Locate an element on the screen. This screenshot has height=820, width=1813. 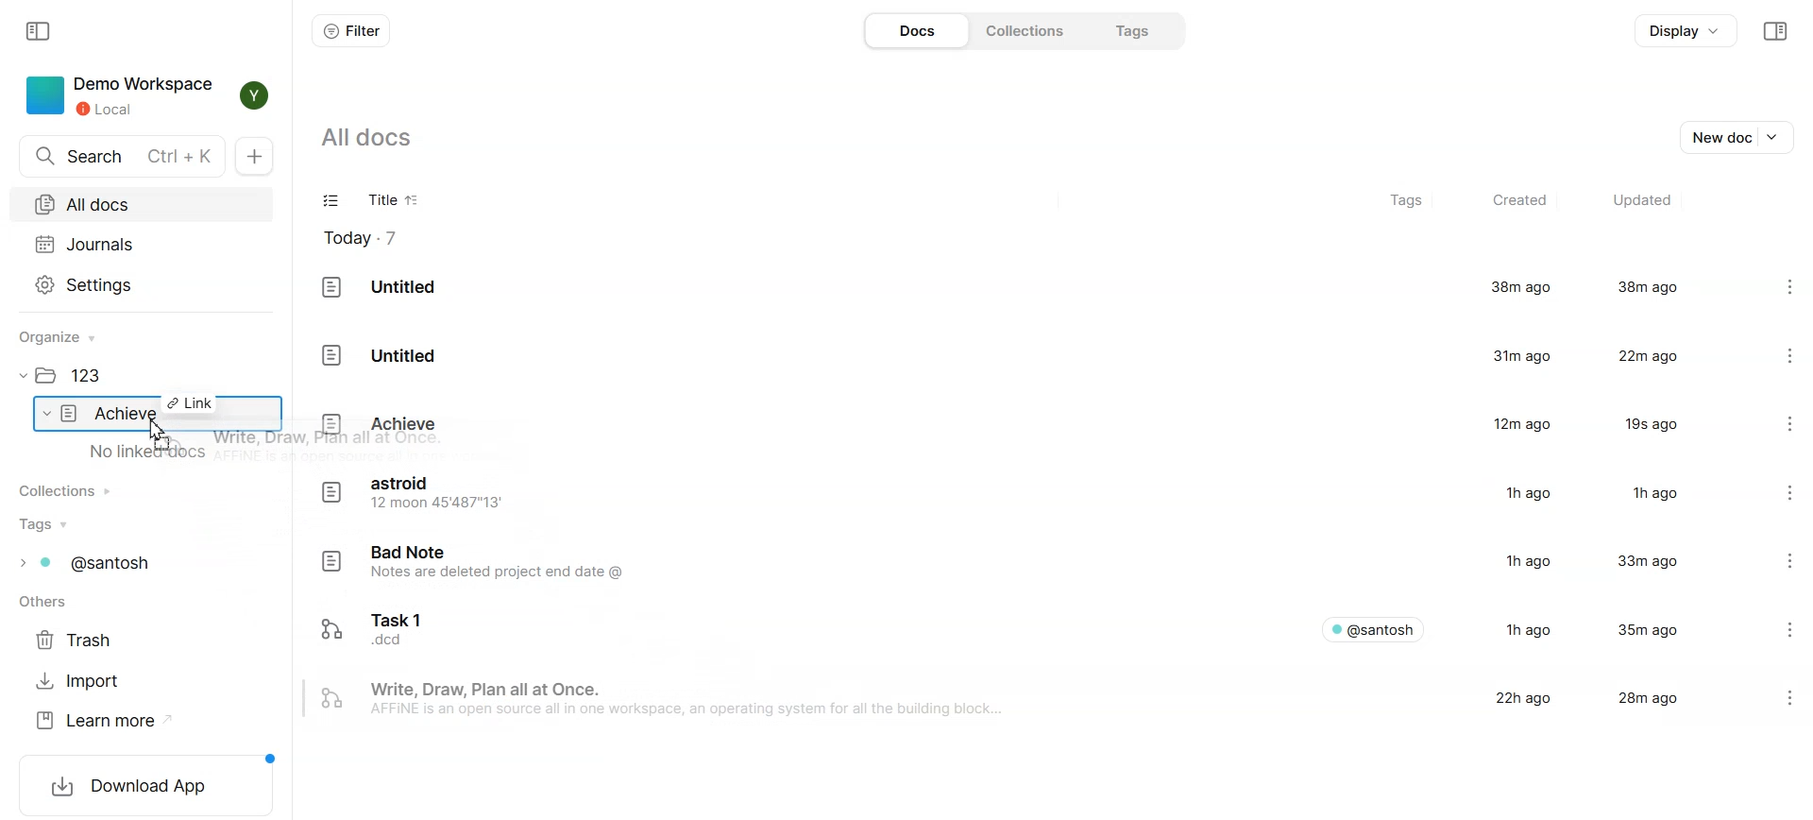
Settings is located at coordinates (1775, 627).